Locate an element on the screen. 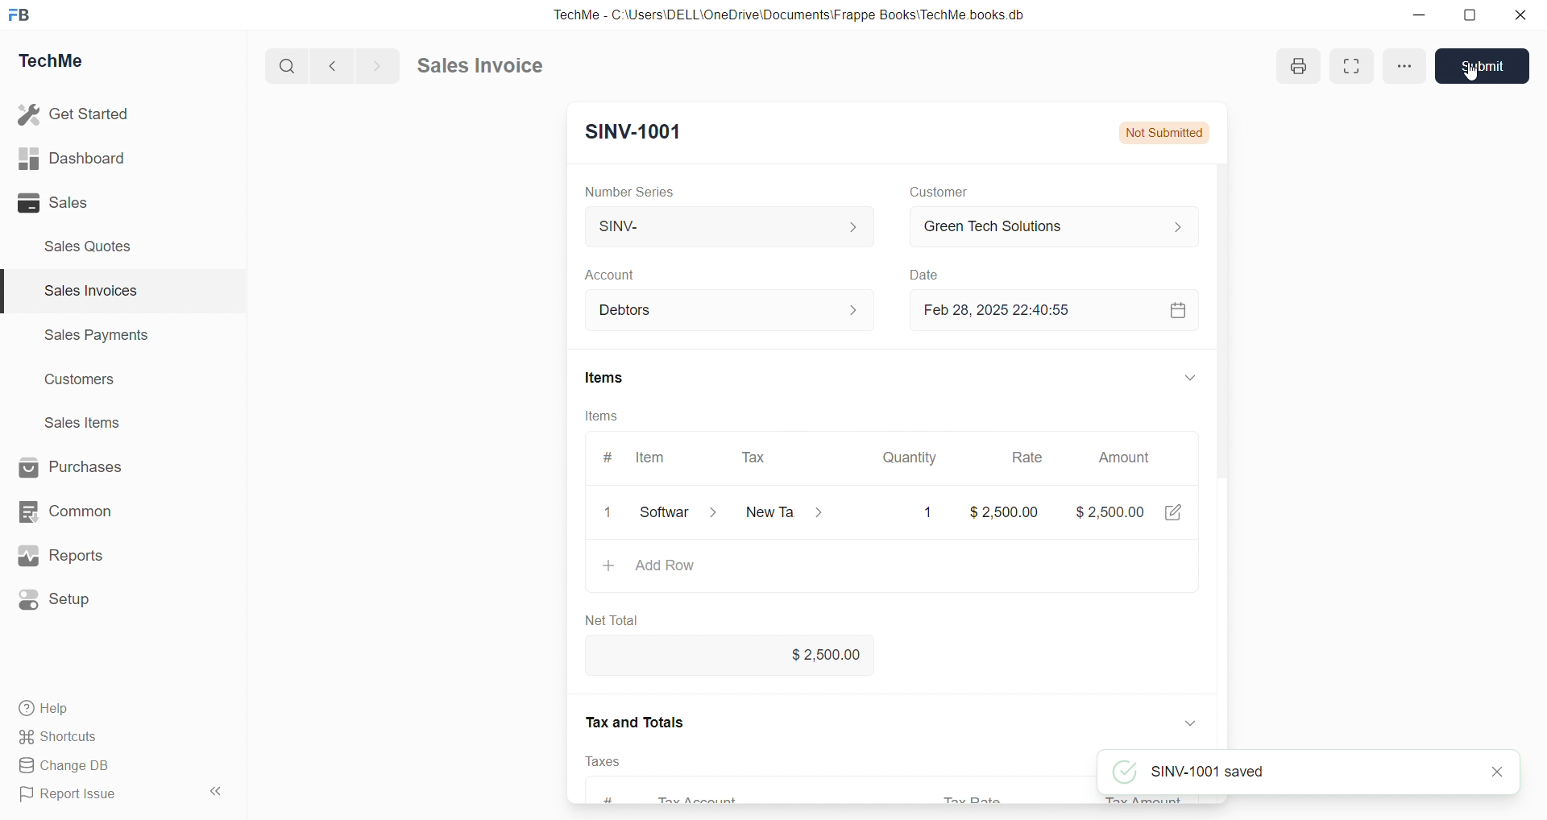 This screenshot has height=820, width=1547. Reports is located at coordinates (60, 555).